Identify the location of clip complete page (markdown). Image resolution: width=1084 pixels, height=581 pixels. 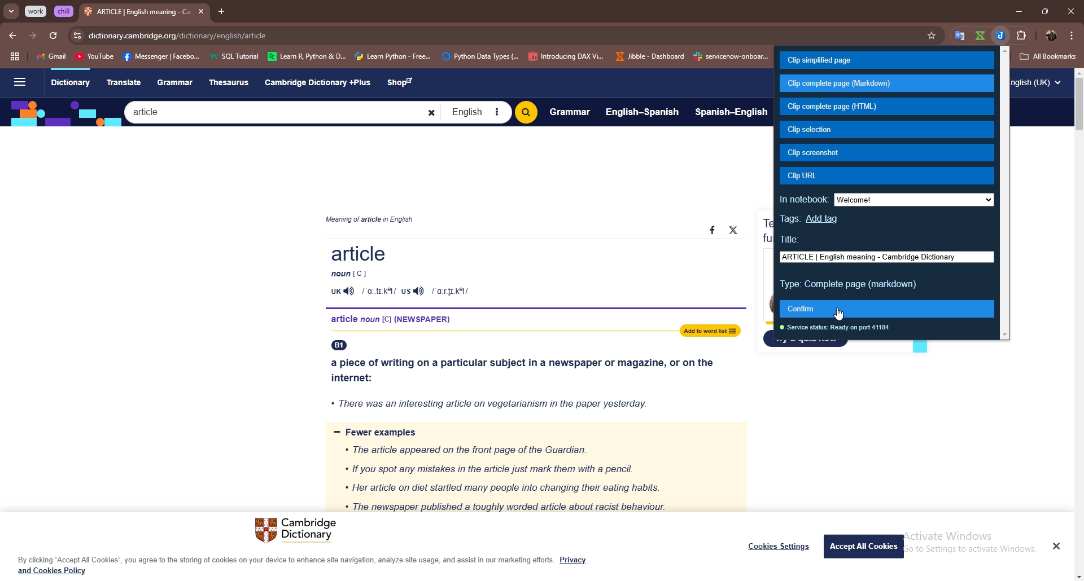
(886, 84).